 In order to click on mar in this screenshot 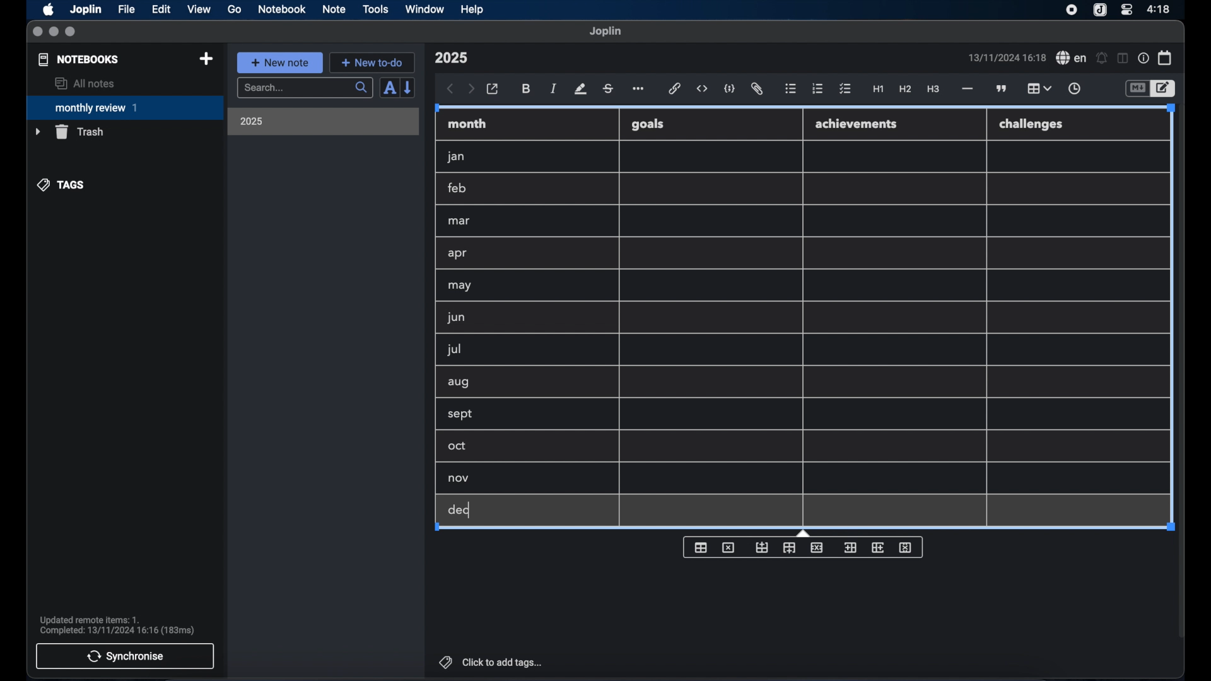, I will do `click(460, 221)`.